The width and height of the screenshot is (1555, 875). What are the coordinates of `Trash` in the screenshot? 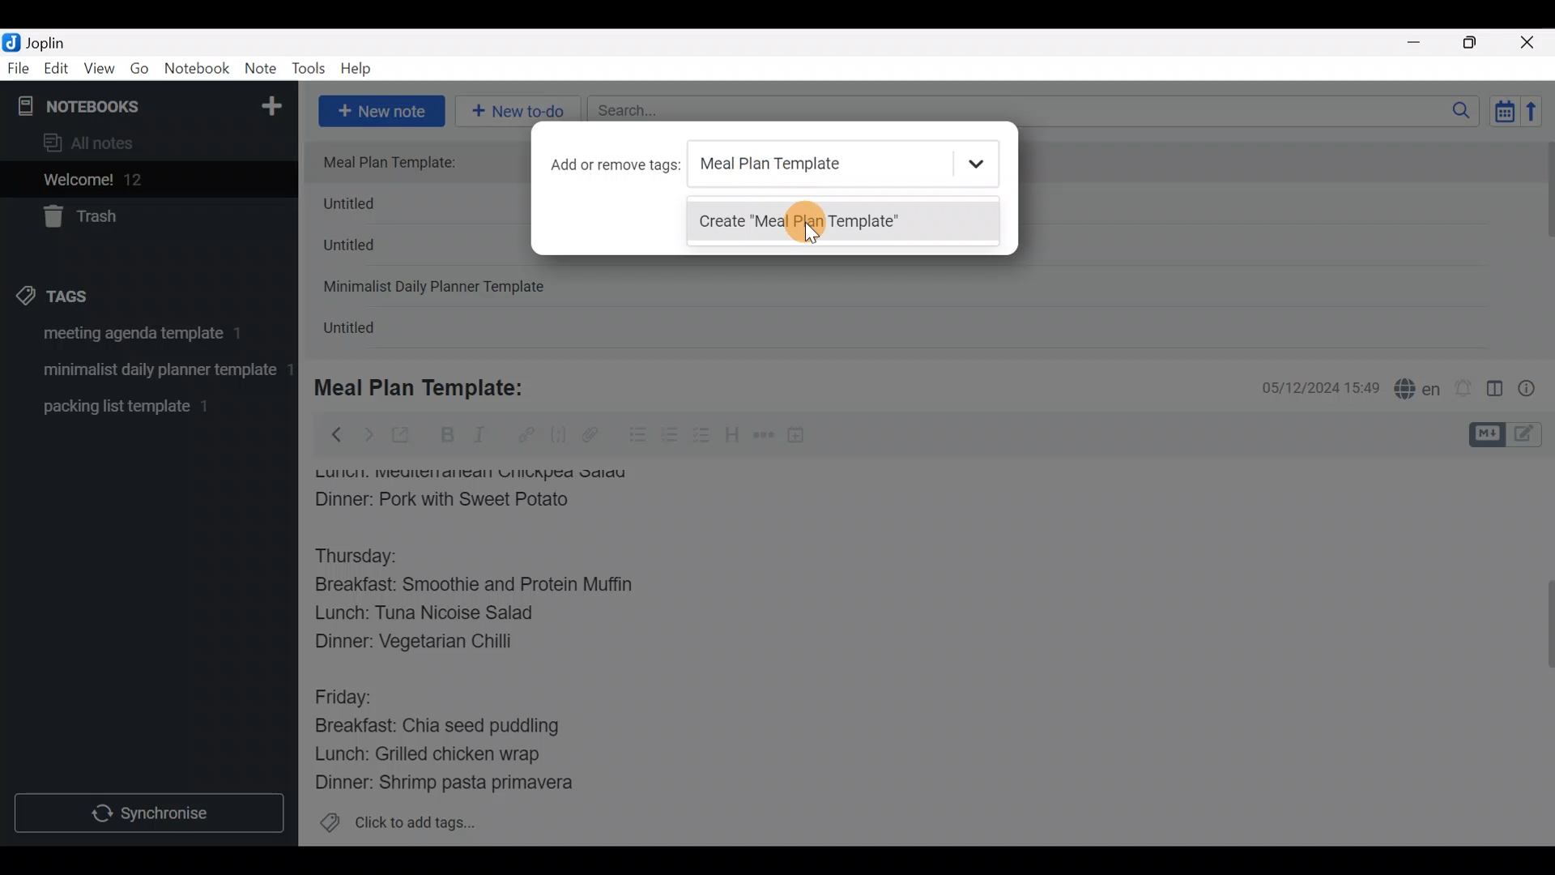 It's located at (139, 218).